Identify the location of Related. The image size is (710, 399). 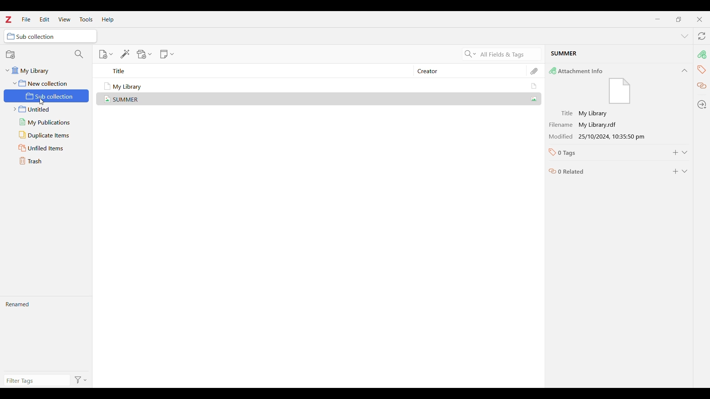
(701, 86).